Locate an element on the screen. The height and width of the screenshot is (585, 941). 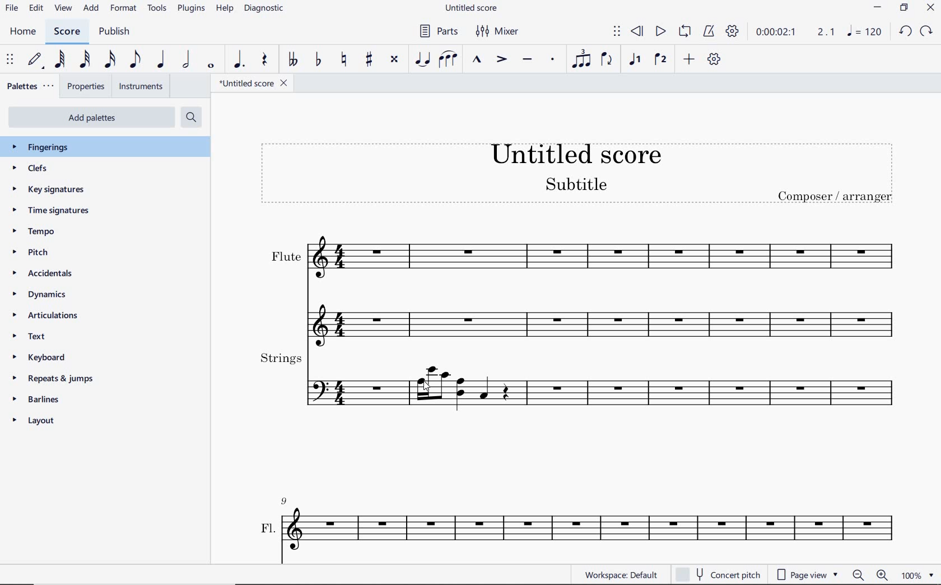
customize toolbar is located at coordinates (715, 60).